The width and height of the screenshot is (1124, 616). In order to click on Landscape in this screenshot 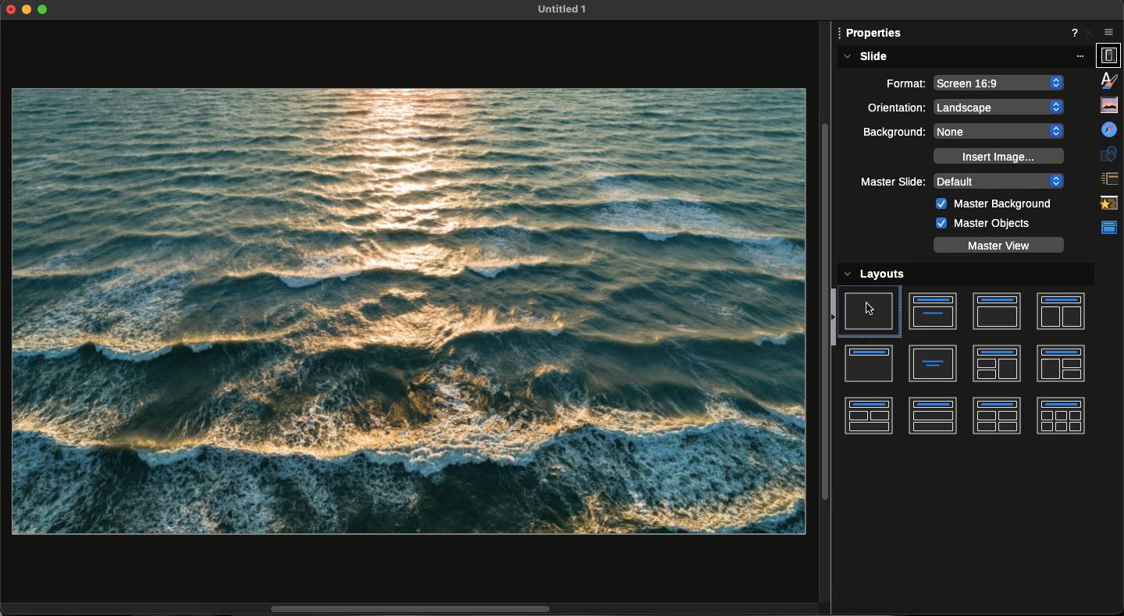, I will do `click(1001, 107)`.